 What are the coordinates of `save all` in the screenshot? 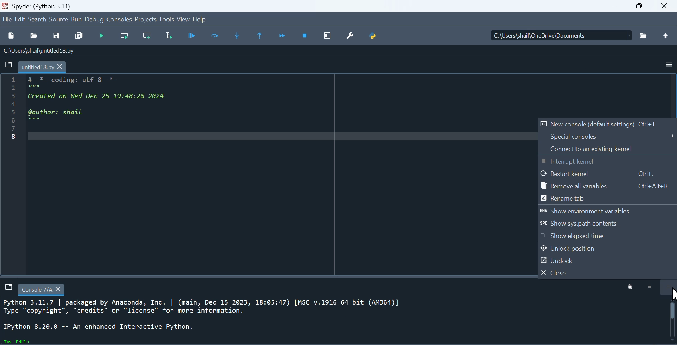 It's located at (81, 36).